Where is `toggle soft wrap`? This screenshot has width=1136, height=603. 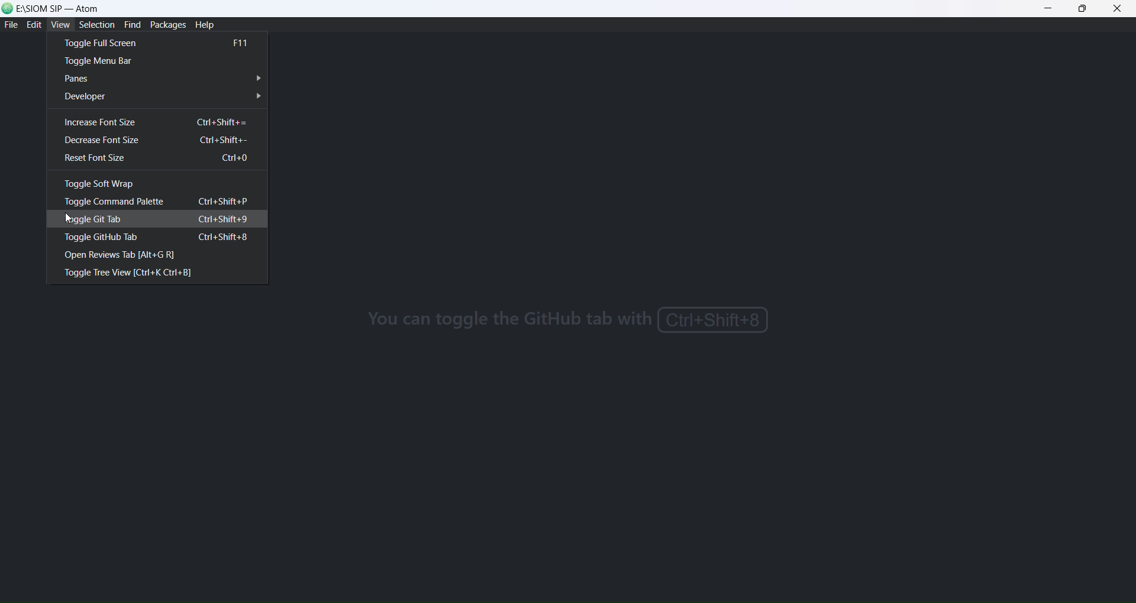 toggle soft wrap is located at coordinates (100, 184).